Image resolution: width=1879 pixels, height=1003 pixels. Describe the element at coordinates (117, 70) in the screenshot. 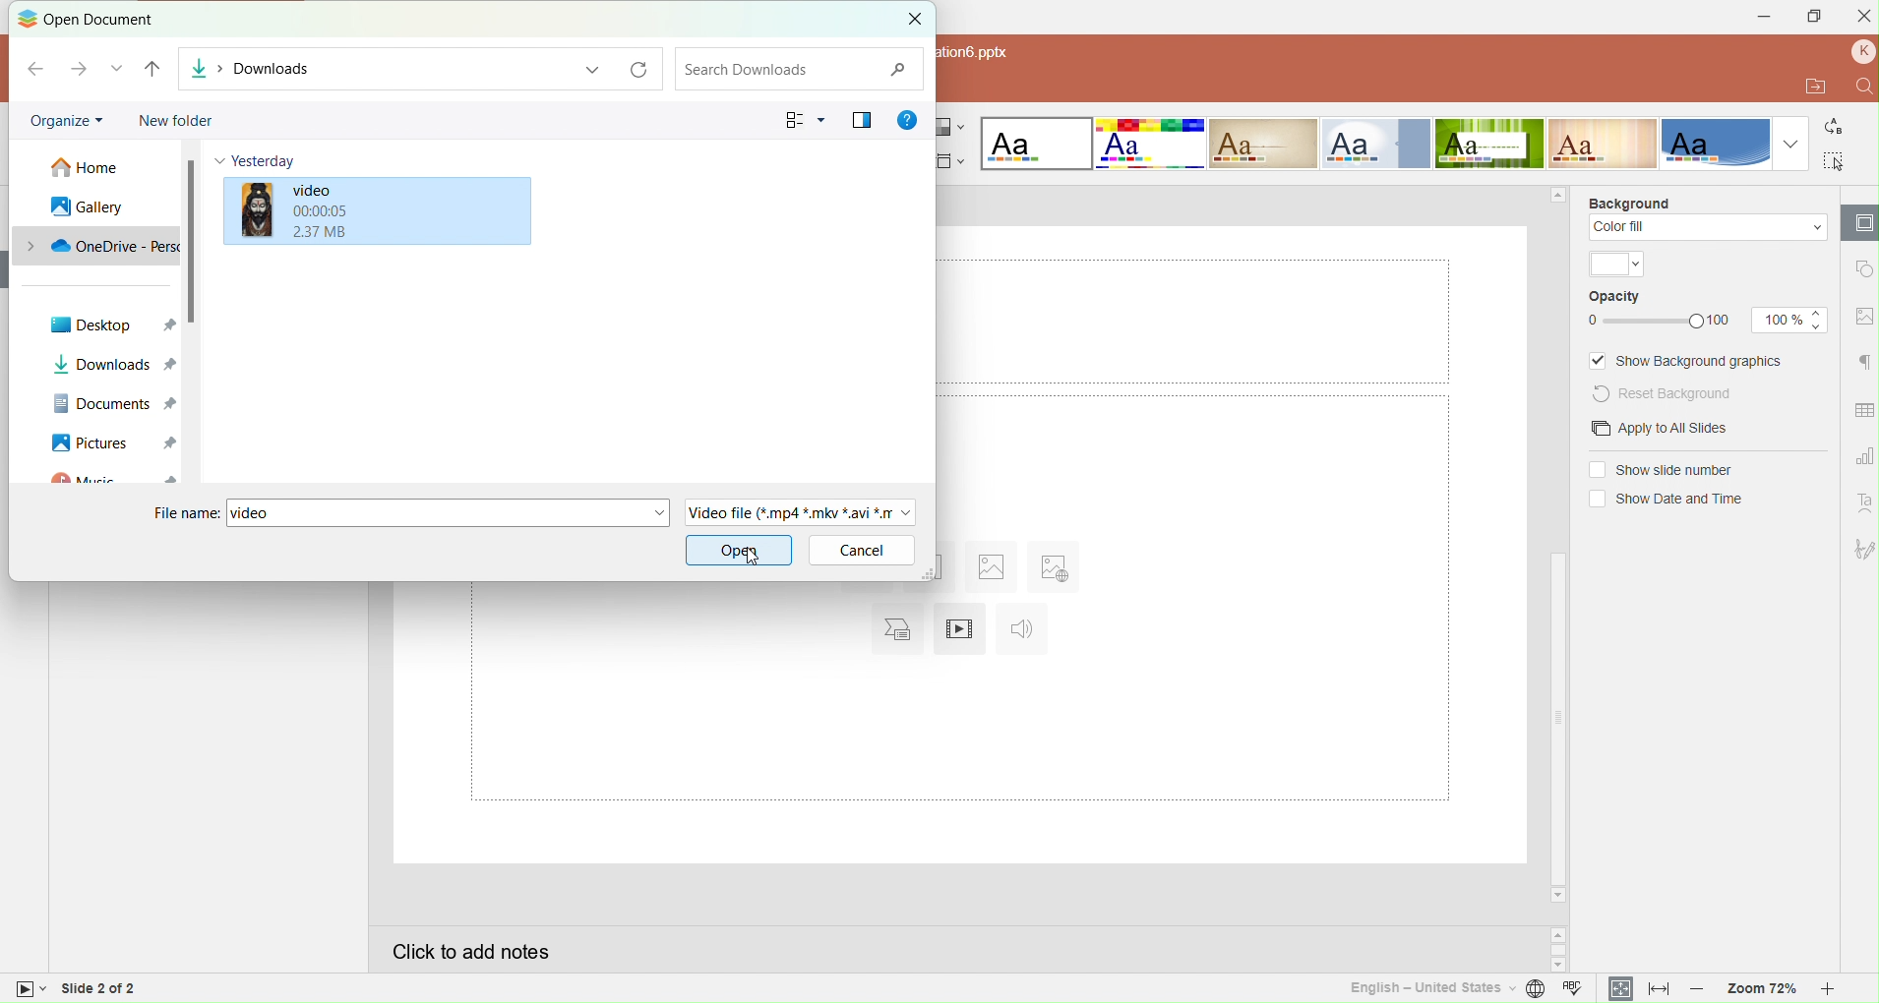

I see `Recent locations` at that location.